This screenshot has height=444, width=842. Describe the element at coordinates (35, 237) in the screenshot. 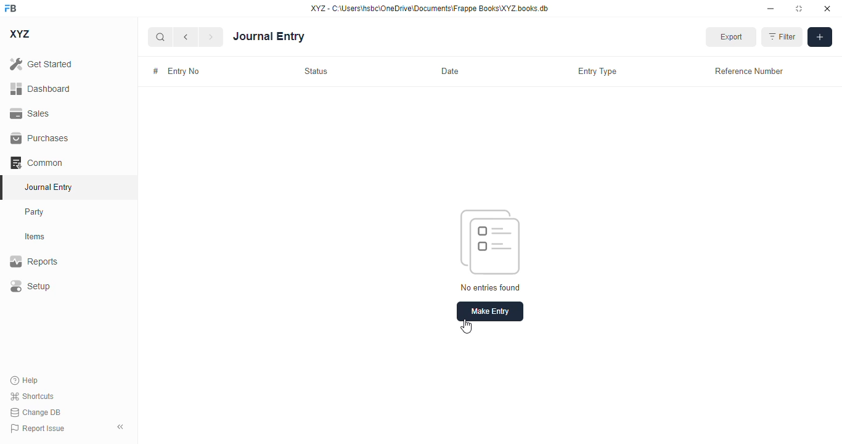

I see `items` at that location.